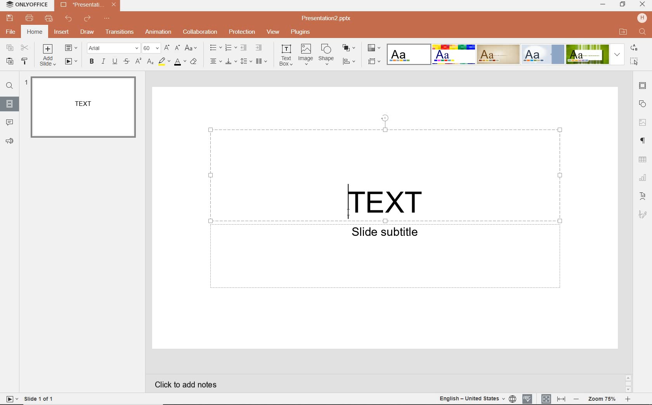 The width and height of the screenshot is (652, 405). Describe the element at coordinates (601, 399) in the screenshot. I see `ZOOM` at that location.